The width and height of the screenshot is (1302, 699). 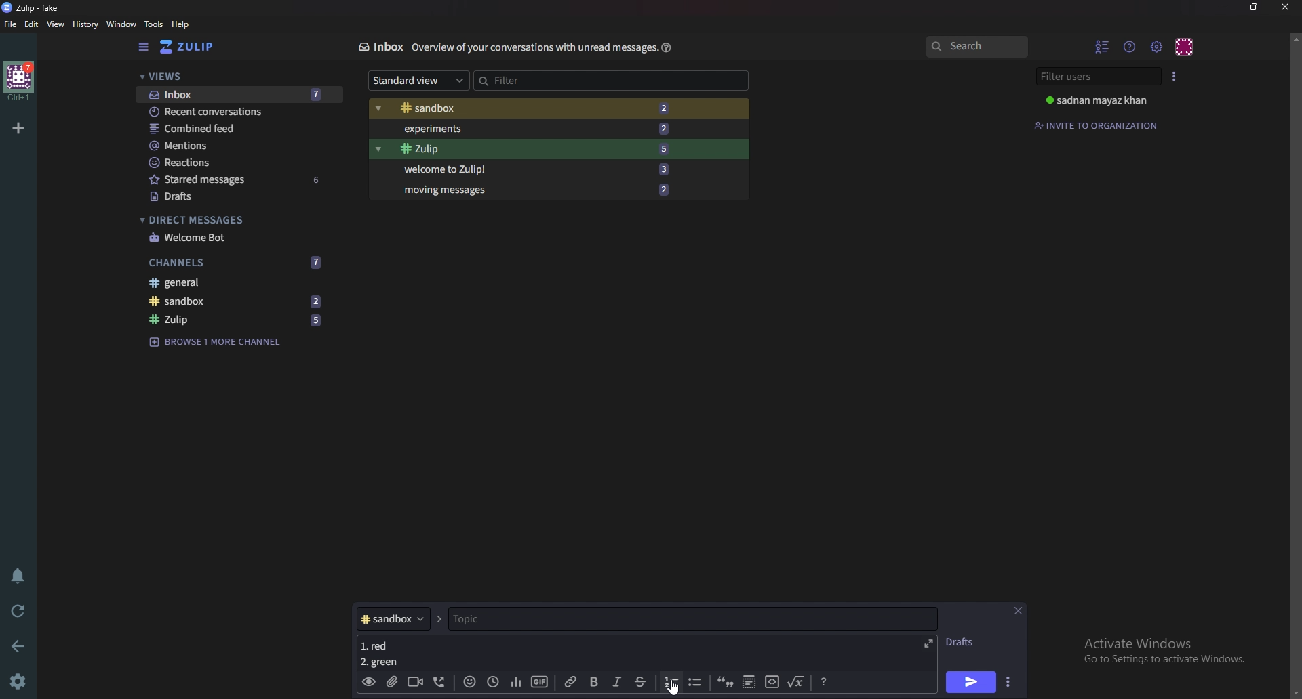 I want to click on hide User list, so click(x=1103, y=46).